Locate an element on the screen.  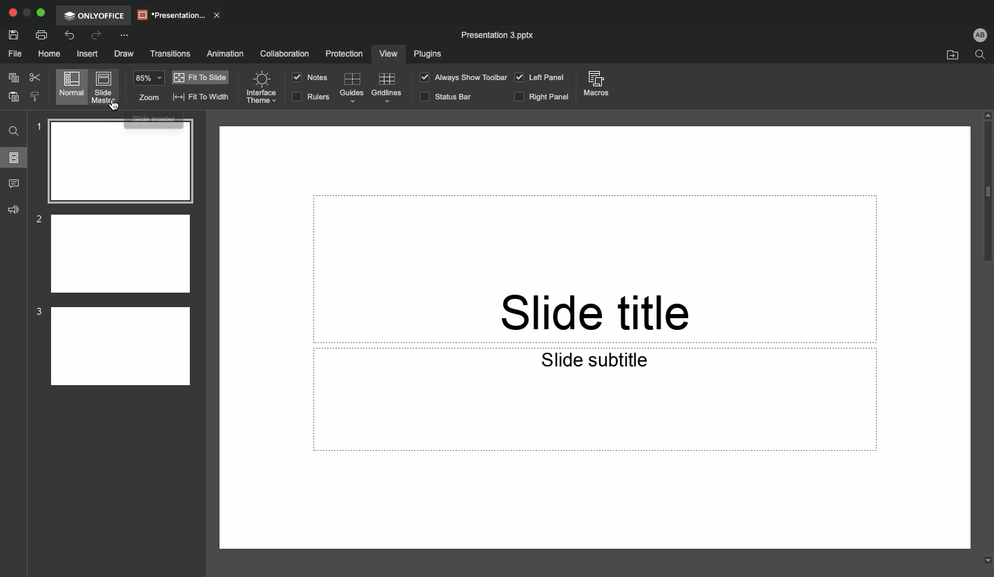
Slide title is located at coordinates (593, 268).